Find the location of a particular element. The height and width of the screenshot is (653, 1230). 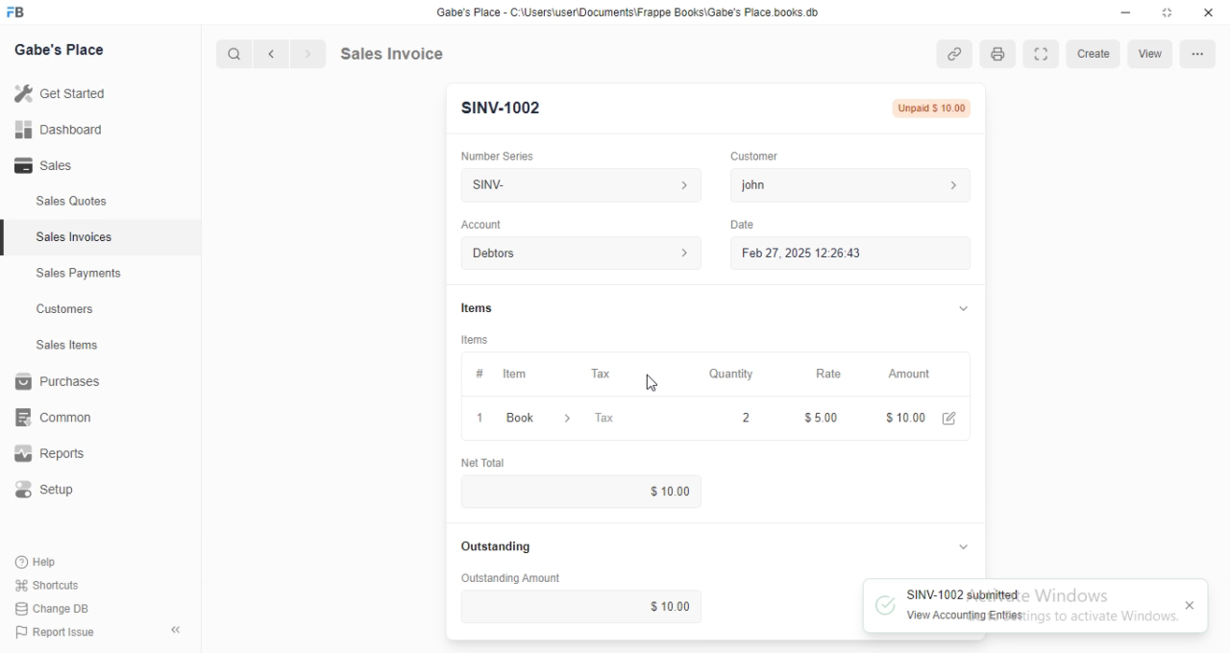

Date is located at coordinates (740, 223).